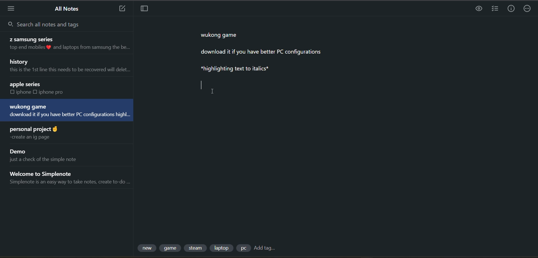  I want to click on note title and preview, so click(42, 88).